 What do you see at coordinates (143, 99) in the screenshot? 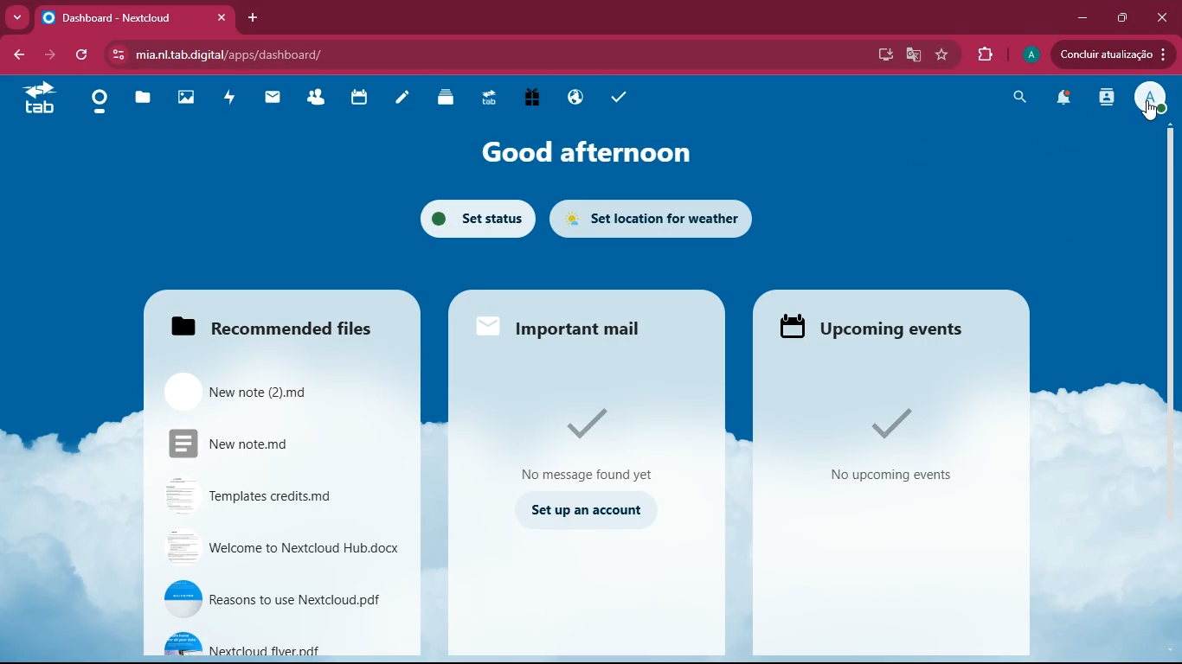
I see `files` at bounding box center [143, 99].